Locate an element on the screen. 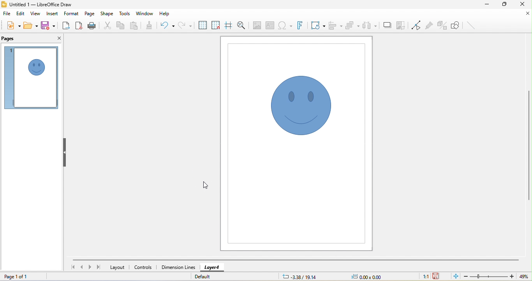 Image resolution: width=532 pixels, height=281 pixels. window is located at coordinates (145, 13).